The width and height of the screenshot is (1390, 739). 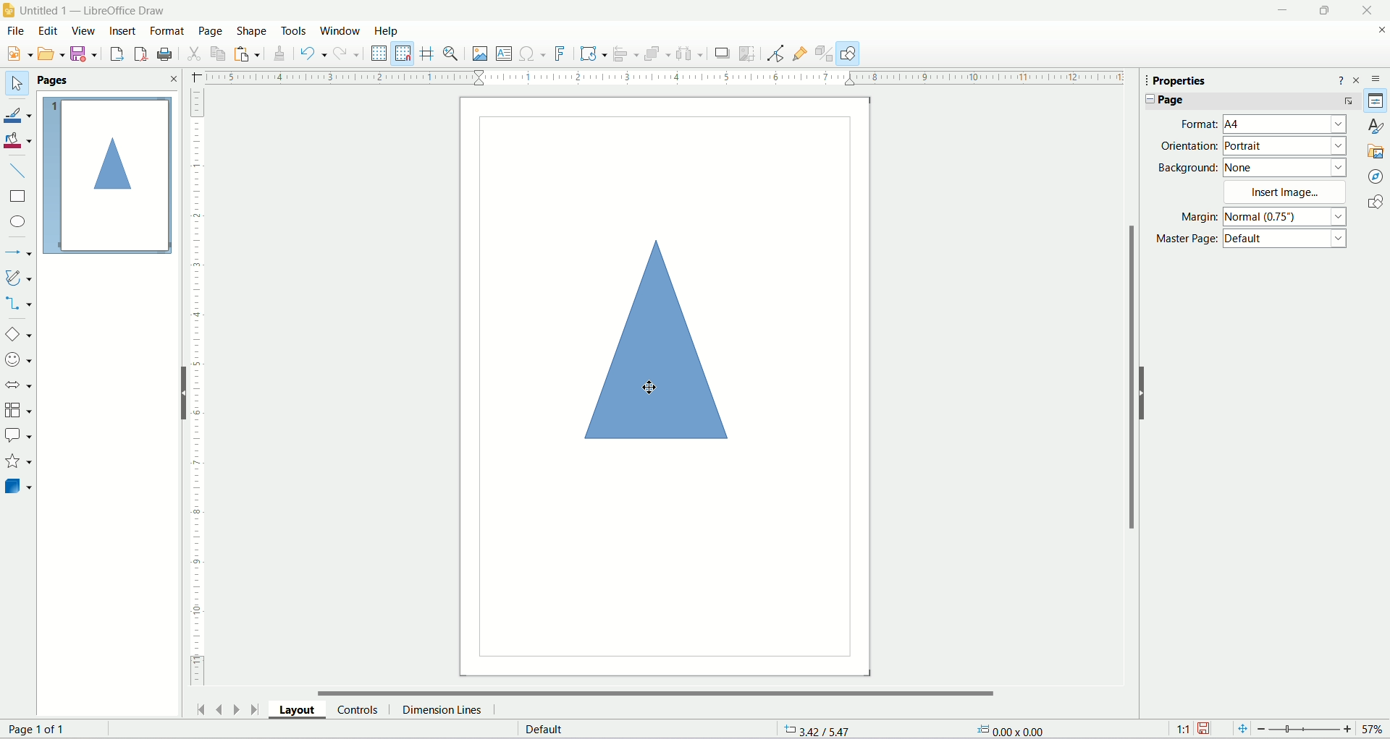 What do you see at coordinates (20, 360) in the screenshot?
I see `Symbol Shapes` at bounding box center [20, 360].